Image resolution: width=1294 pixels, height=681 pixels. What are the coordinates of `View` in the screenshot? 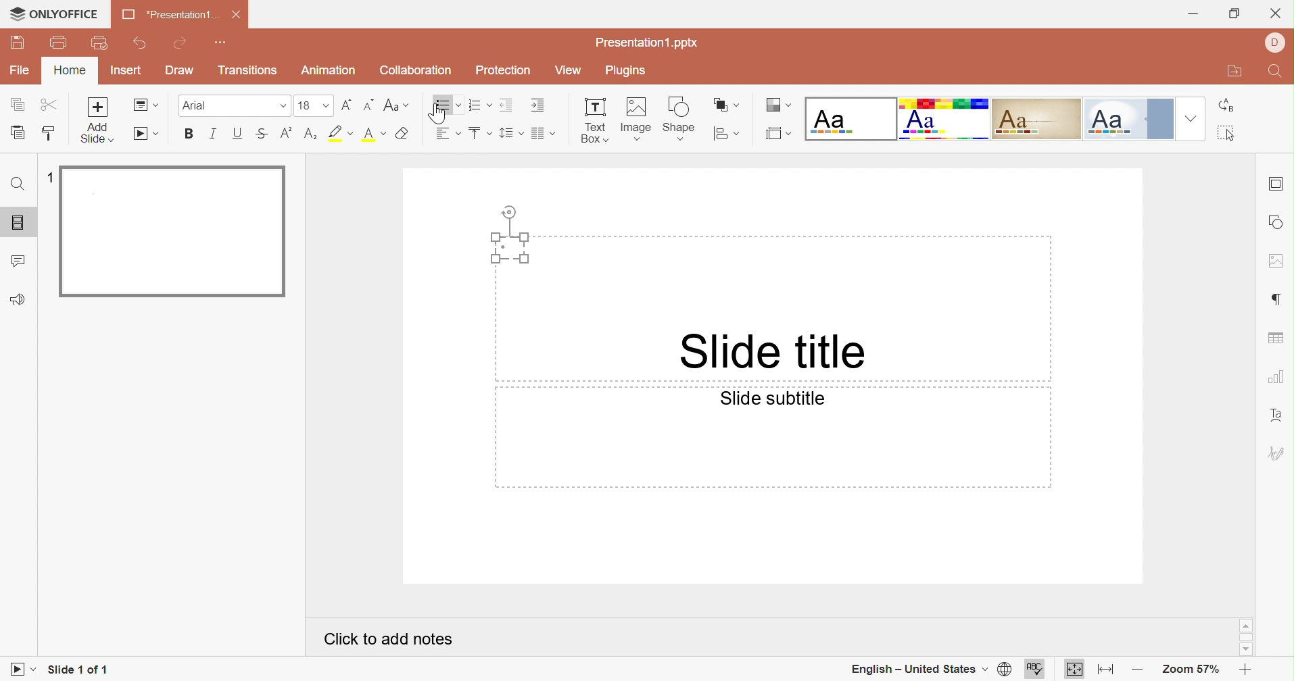 It's located at (567, 68).